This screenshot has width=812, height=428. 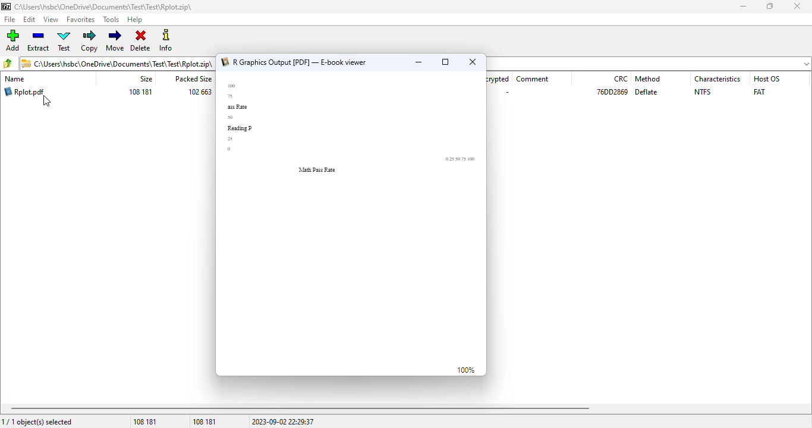 I want to click on cursor, so click(x=47, y=101).